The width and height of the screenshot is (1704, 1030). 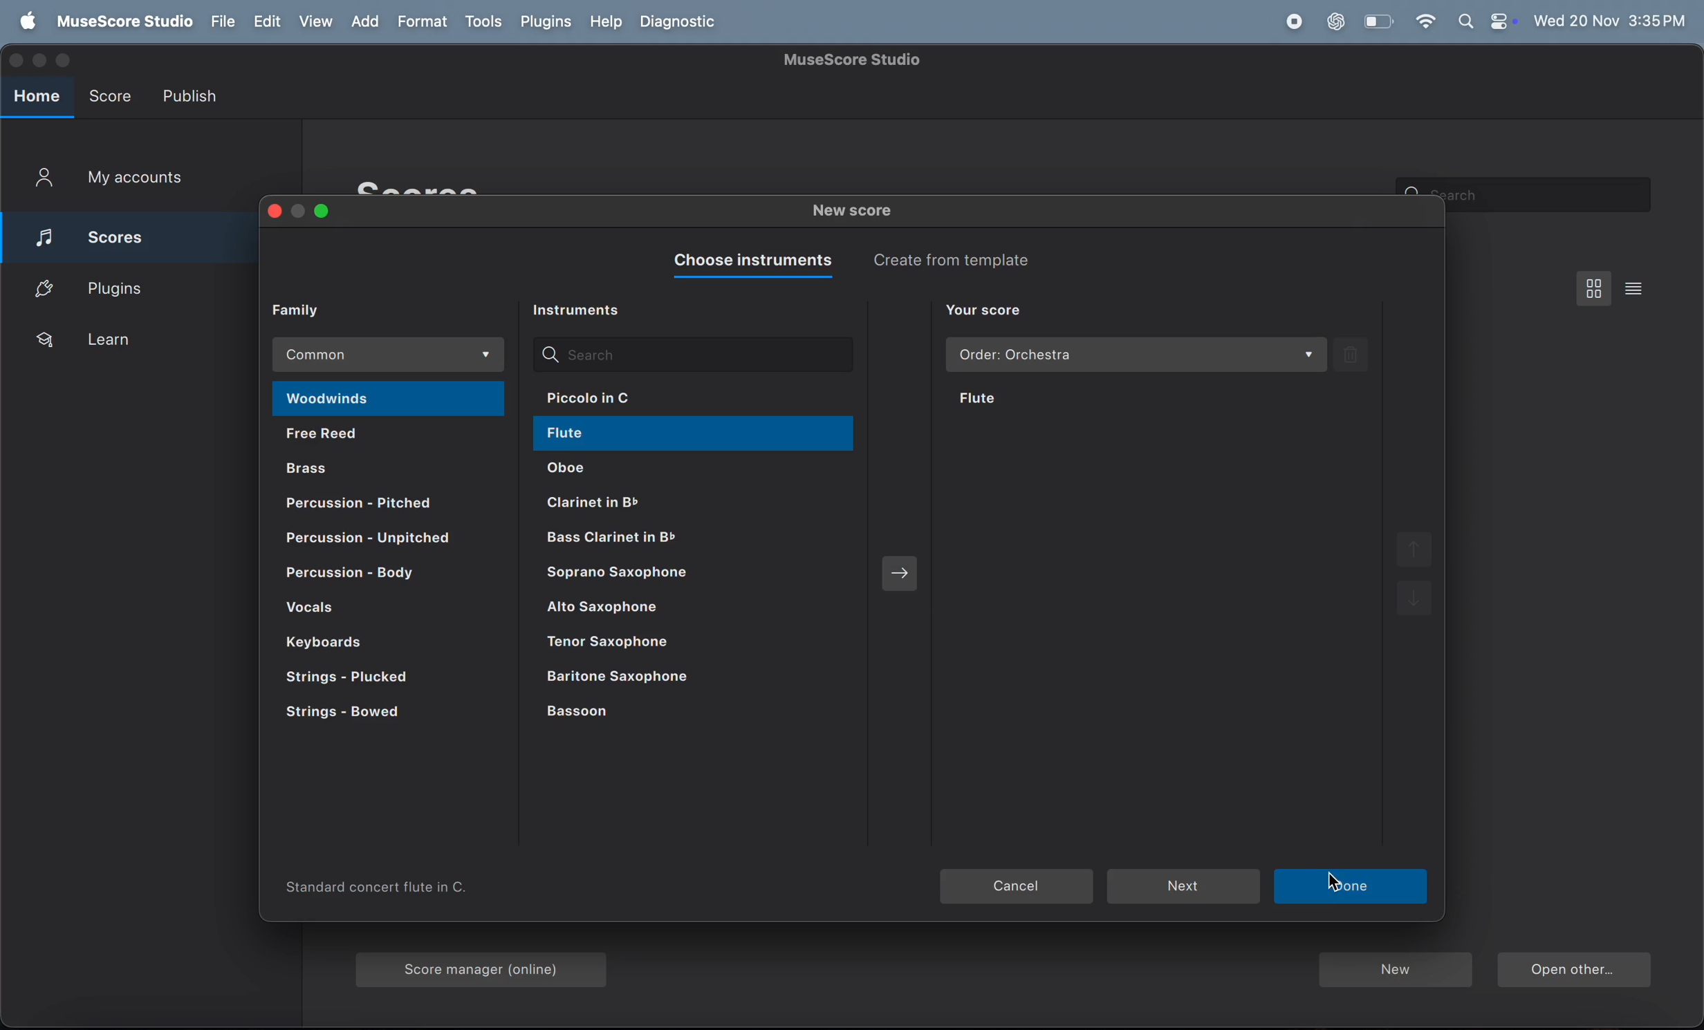 What do you see at coordinates (1352, 354) in the screenshot?
I see `delete` at bounding box center [1352, 354].